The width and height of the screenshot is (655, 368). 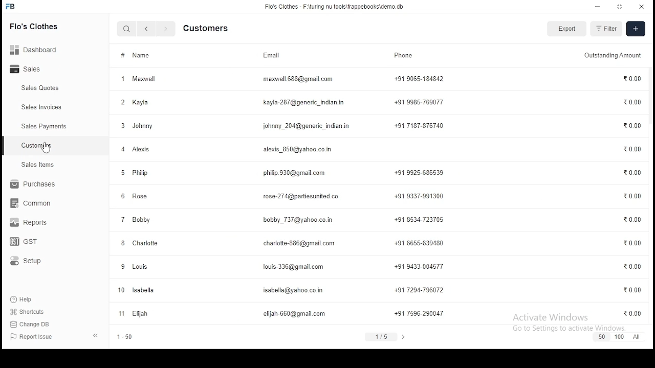 What do you see at coordinates (339, 7) in the screenshot?
I see `flo's clothes - F:\turing nu tools\frappebooks\demo.db` at bounding box center [339, 7].